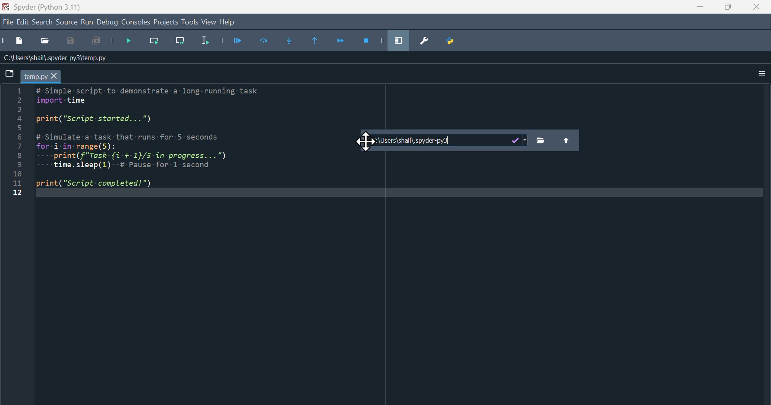 This screenshot has width=771, height=405. I want to click on Projects, so click(164, 22).